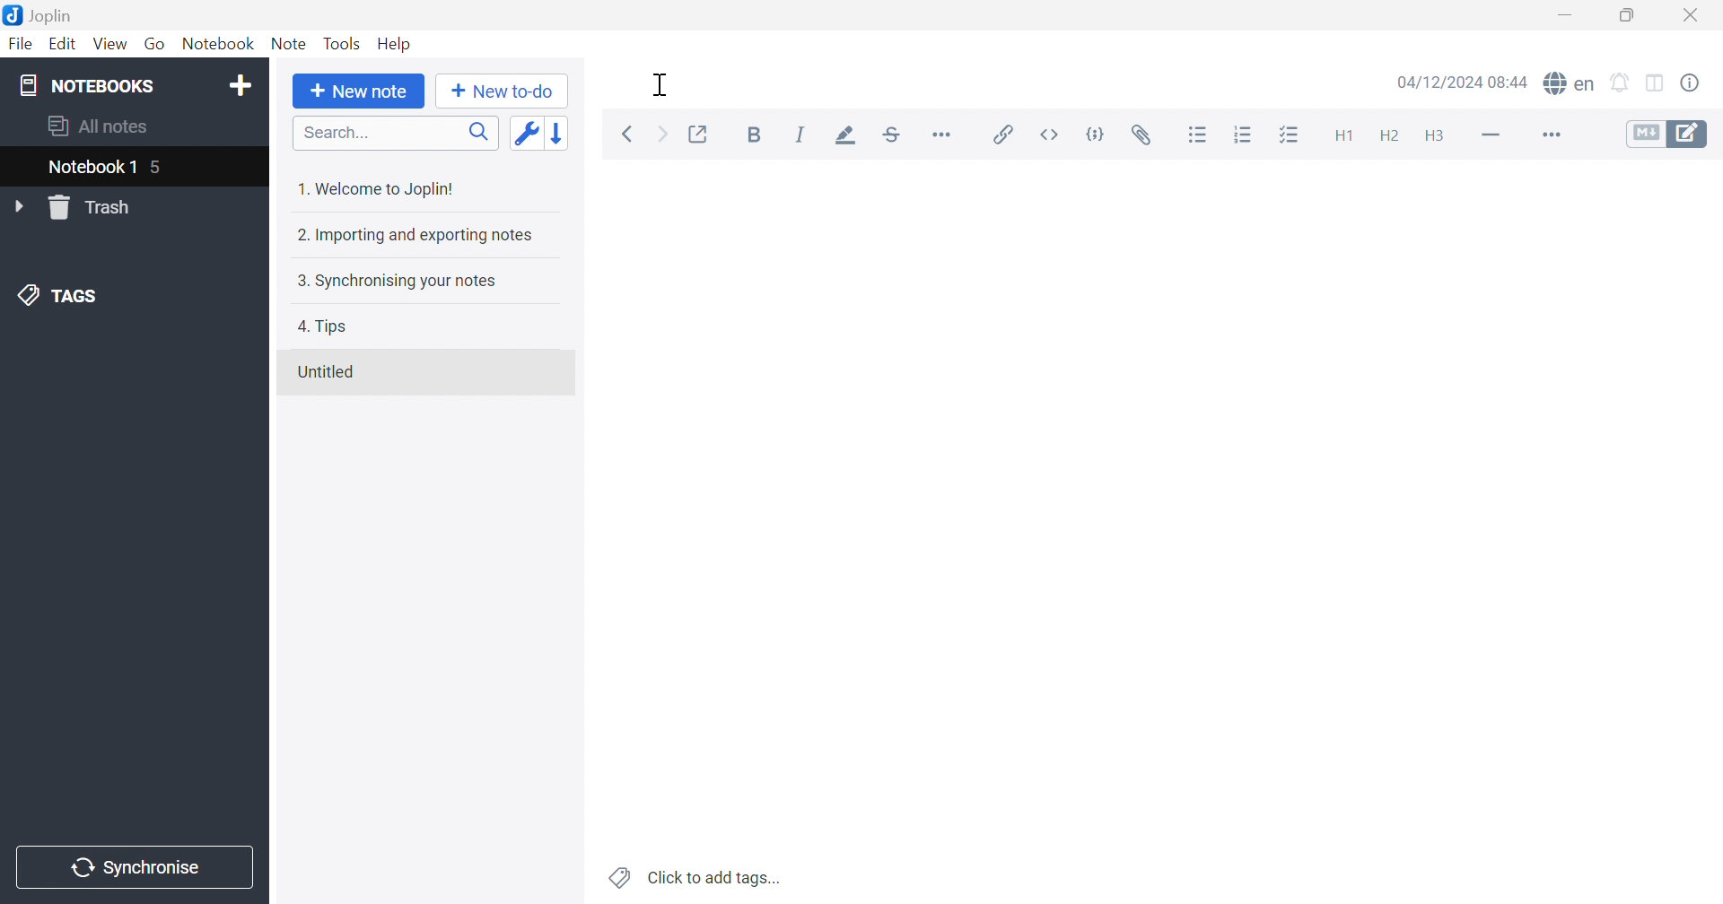  I want to click on Untitled, so click(331, 372).